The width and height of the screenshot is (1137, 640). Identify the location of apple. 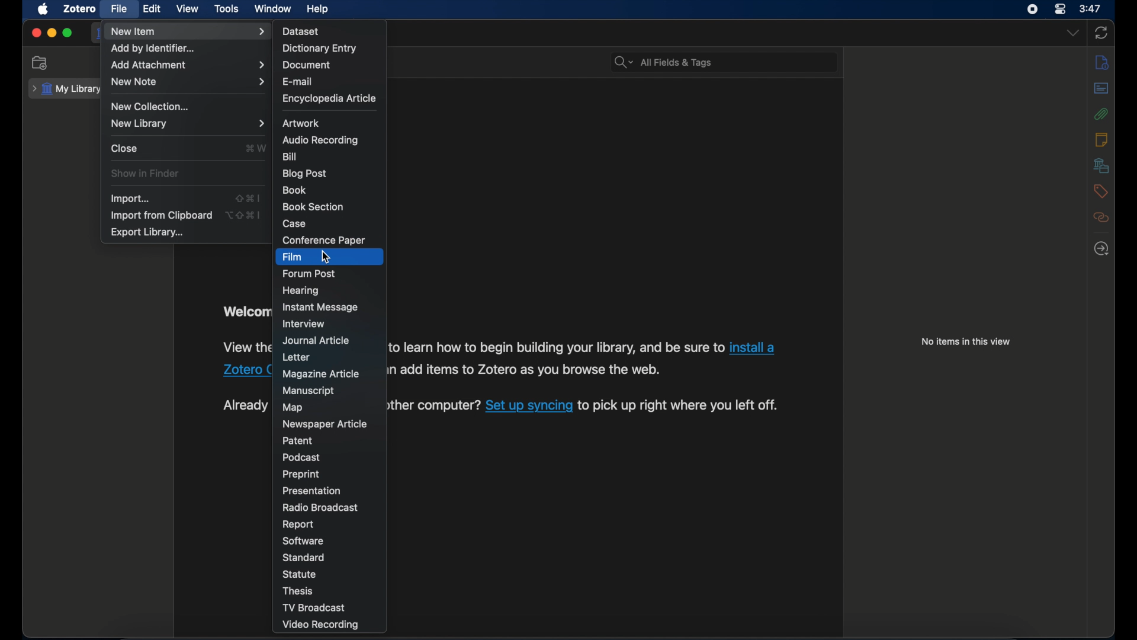
(43, 9).